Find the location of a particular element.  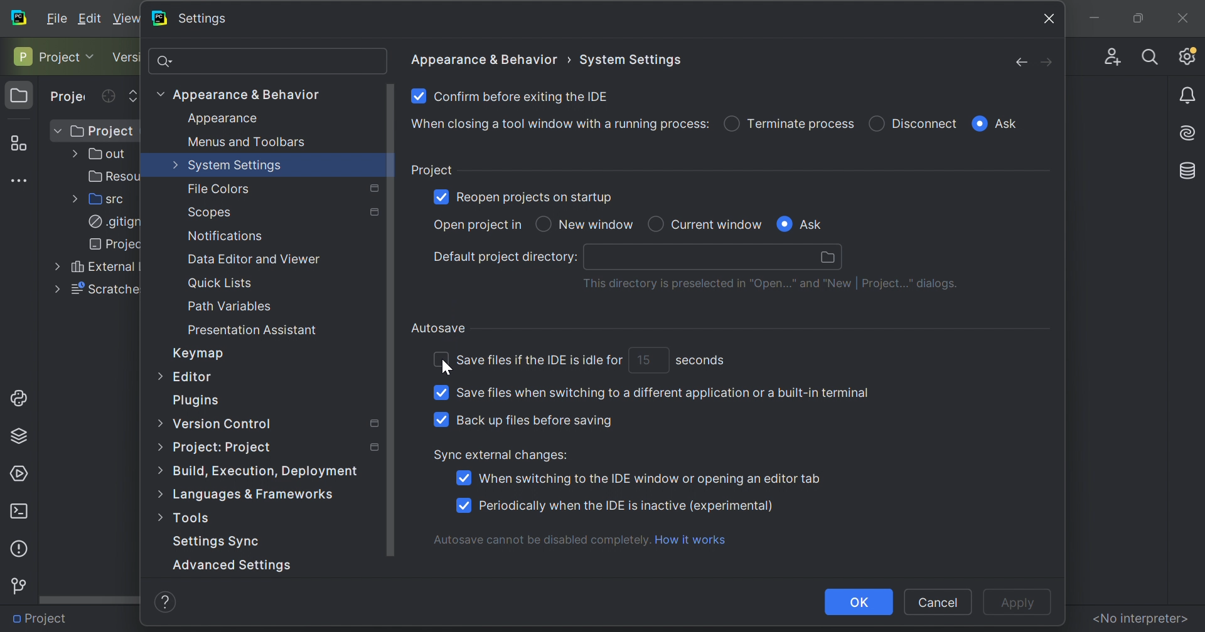

External Libraries is located at coordinates (102, 267).